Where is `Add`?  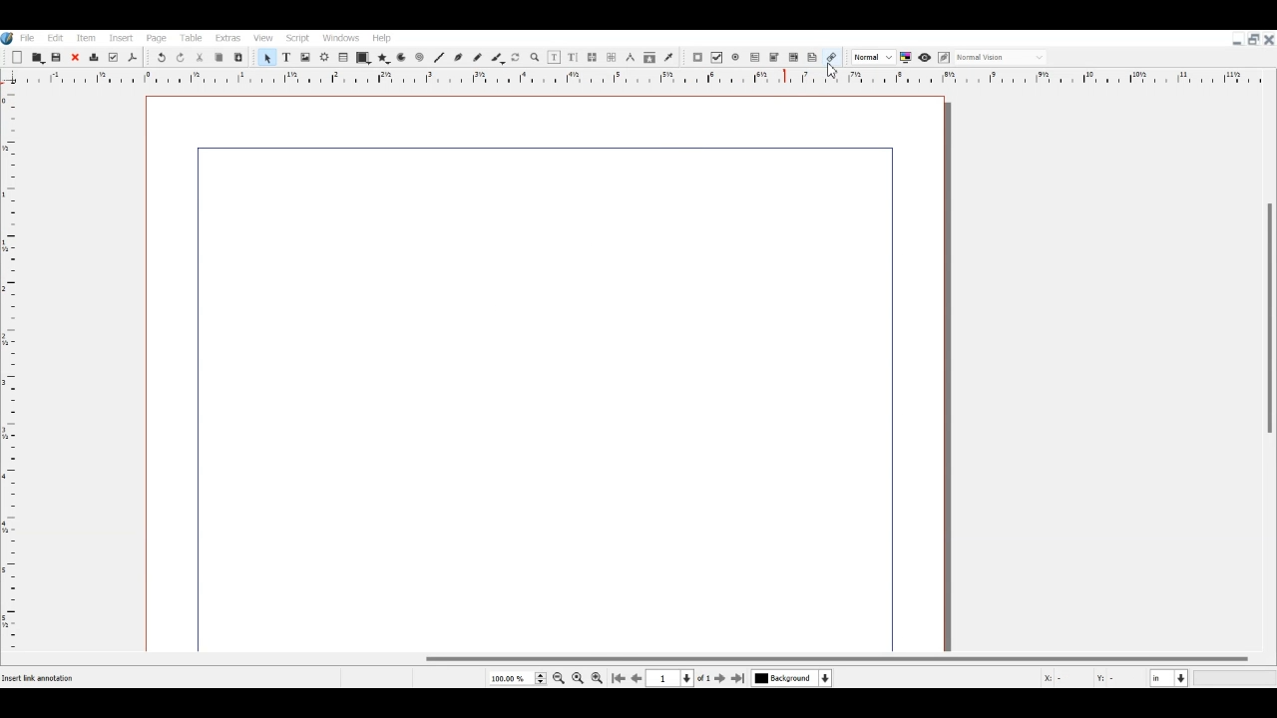 Add is located at coordinates (17, 58).